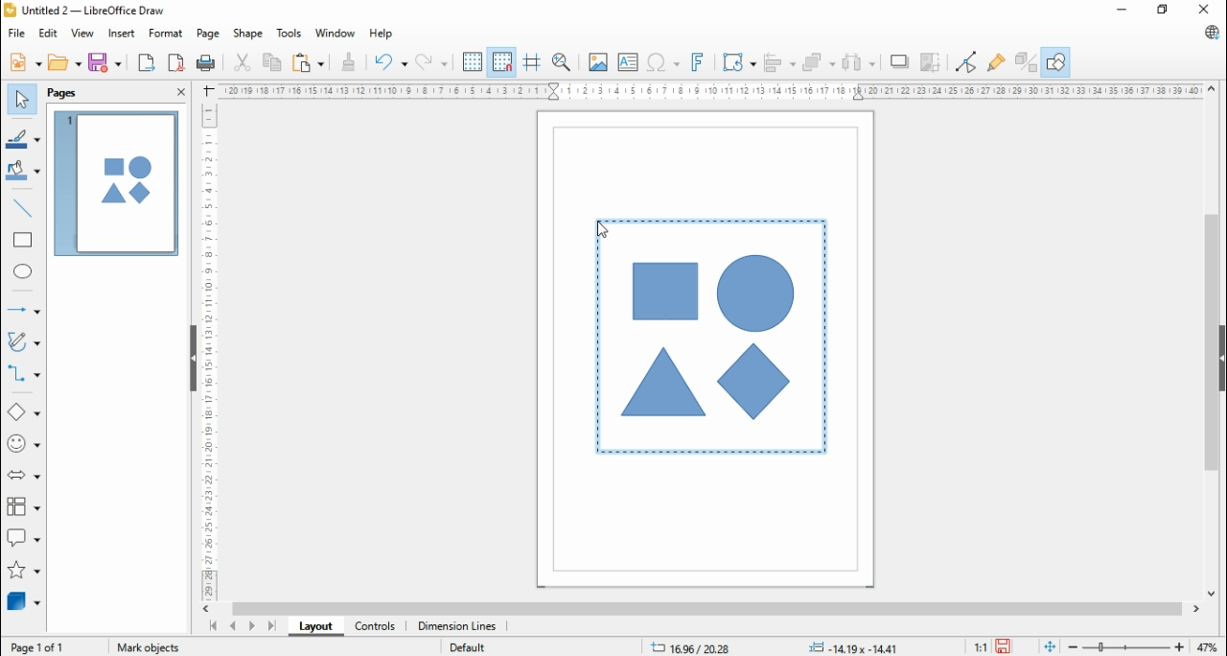 Image resolution: width=1227 pixels, height=656 pixels. I want to click on shape 4, so click(756, 383).